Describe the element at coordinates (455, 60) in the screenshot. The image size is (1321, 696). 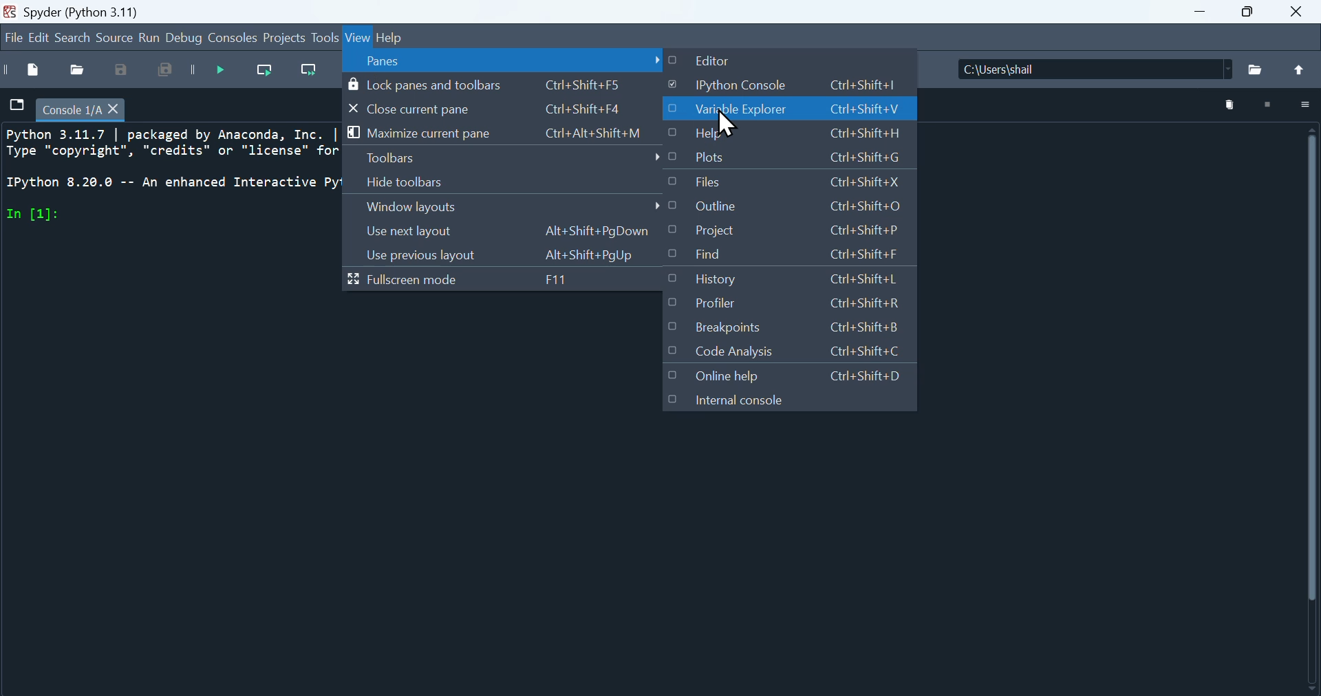
I see `Panes` at that location.